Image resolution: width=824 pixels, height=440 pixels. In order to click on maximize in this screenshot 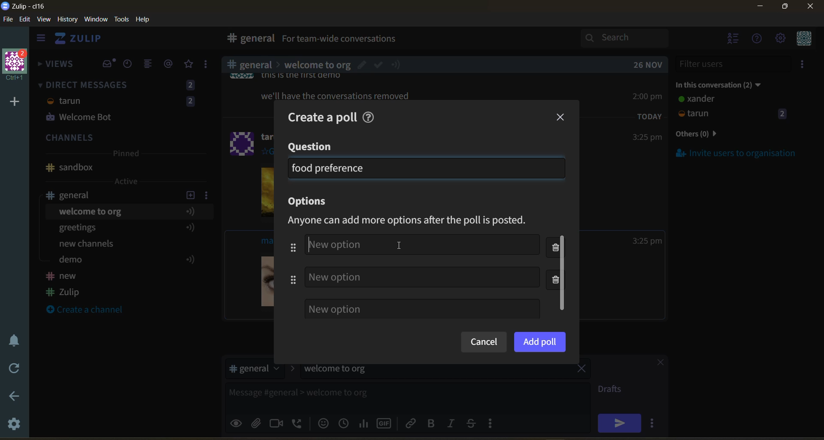, I will do `click(783, 9)`.